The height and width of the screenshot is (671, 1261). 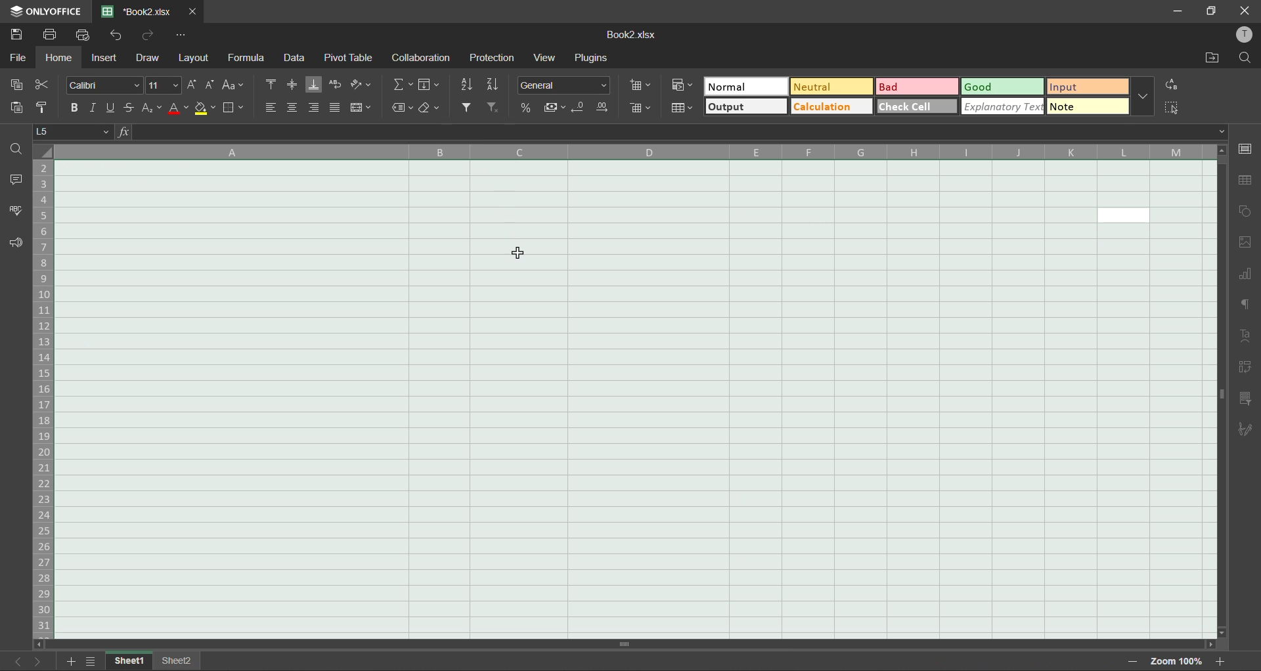 I want to click on call settings, so click(x=1245, y=148).